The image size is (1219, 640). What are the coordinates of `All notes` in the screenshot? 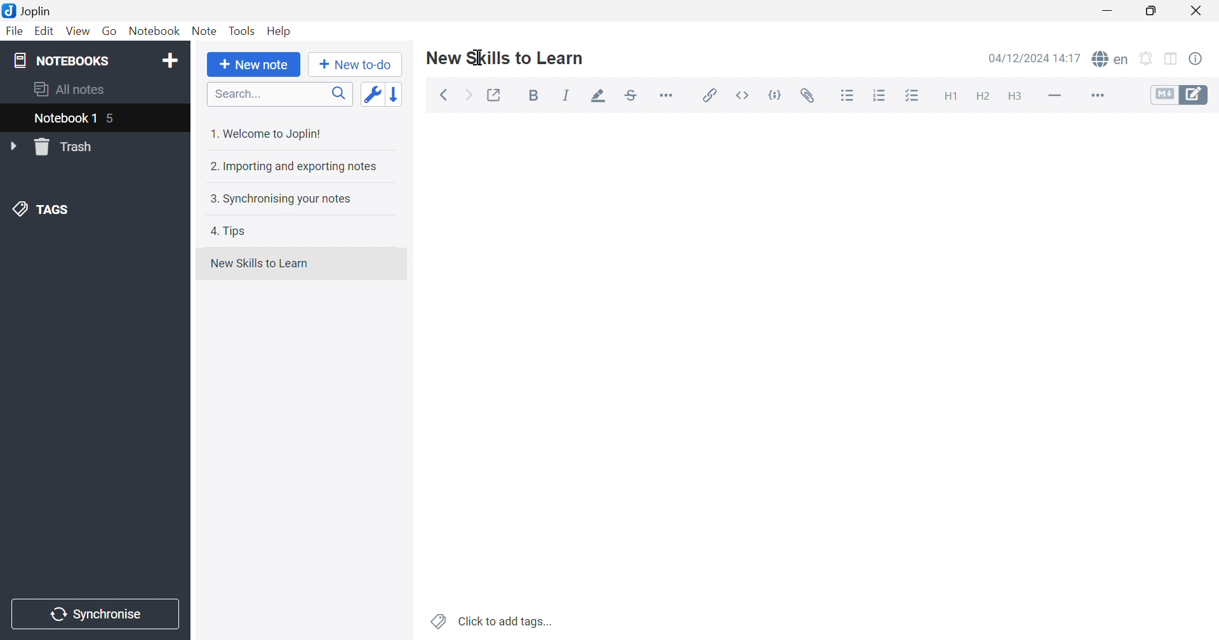 It's located at (70, 88).